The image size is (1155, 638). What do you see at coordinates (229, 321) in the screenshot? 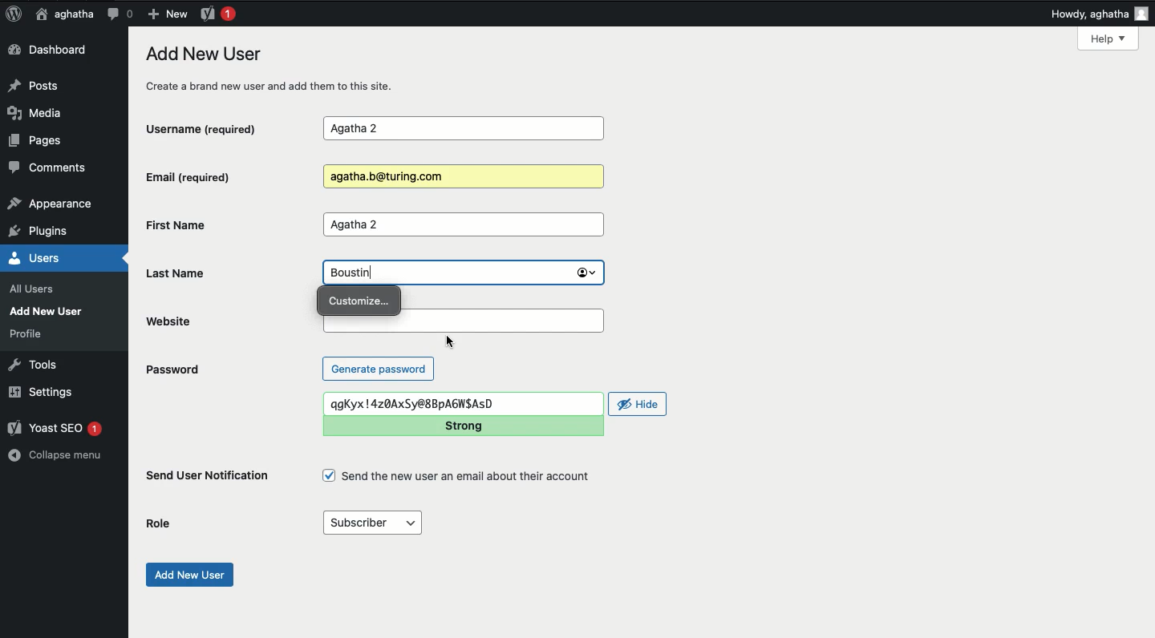
I see `Website` at bounding box center [229, 321].